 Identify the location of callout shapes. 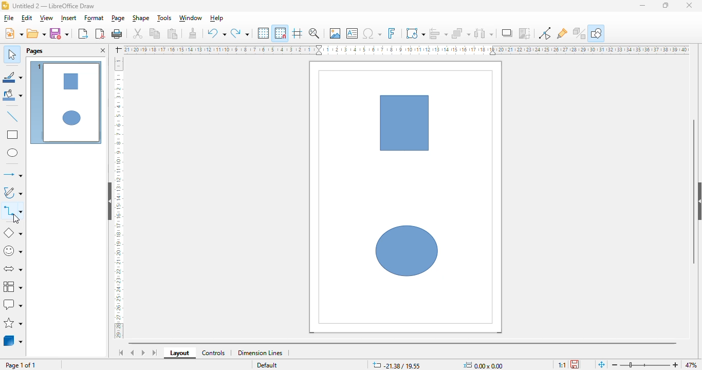
(13, 304).